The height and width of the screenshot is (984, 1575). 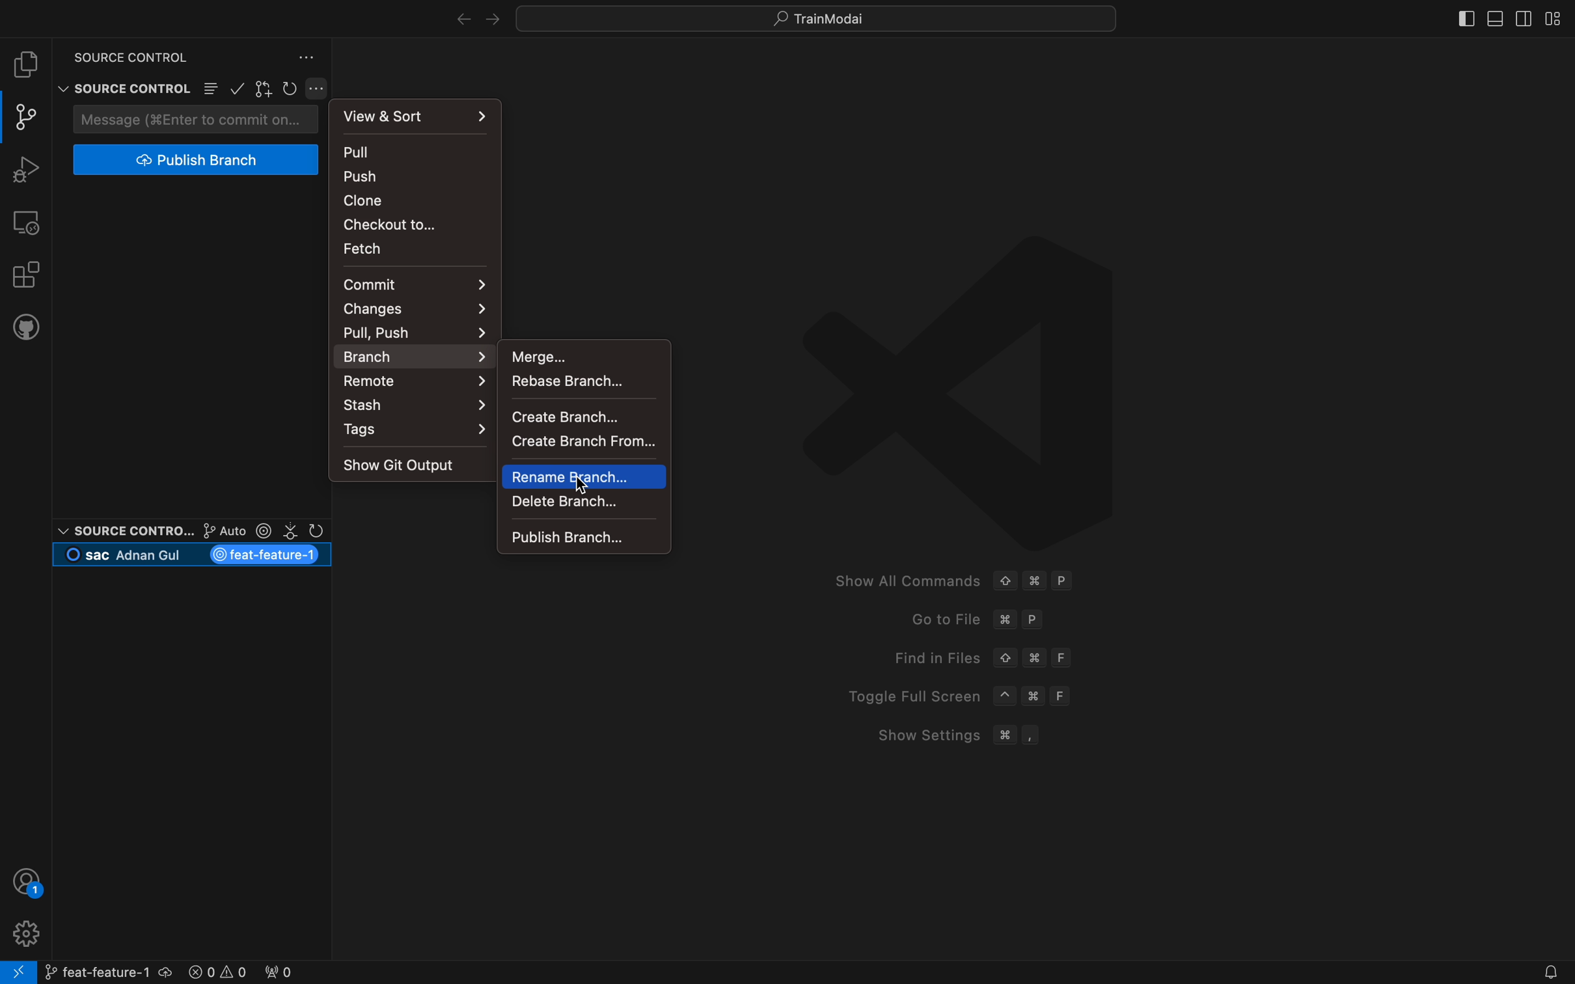 I want to click on publish, so click(x=198, y=160).